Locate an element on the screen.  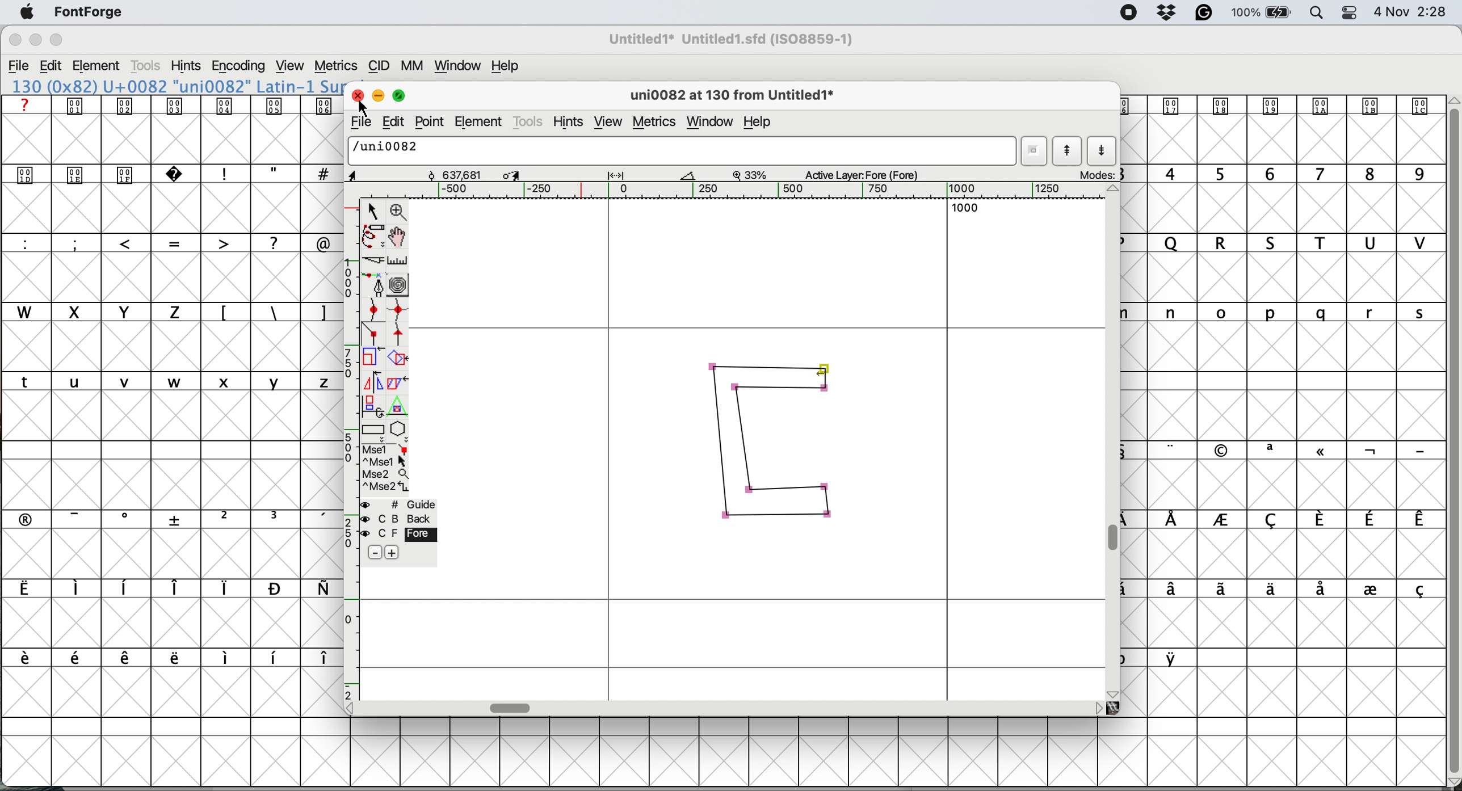
perform a perspective transformation on screen is located at coordinates (400, 406).